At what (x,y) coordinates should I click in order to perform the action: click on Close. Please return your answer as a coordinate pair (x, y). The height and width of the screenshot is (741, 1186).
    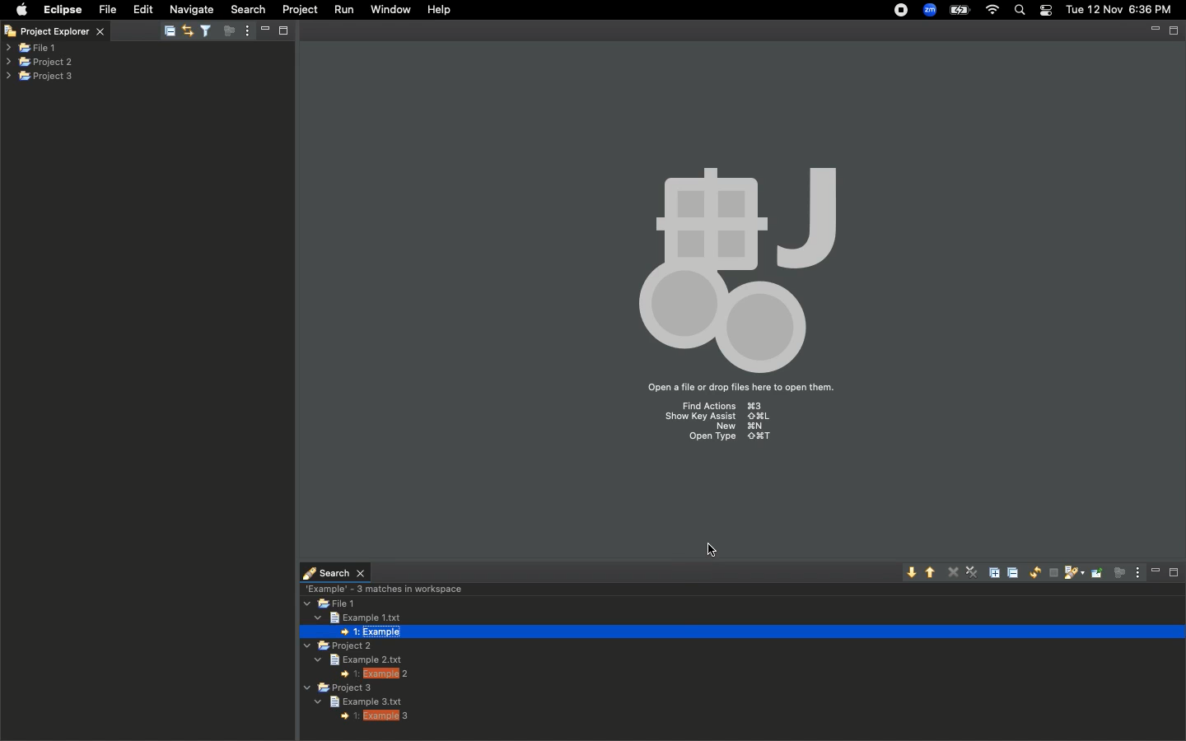
    Looking at the image, I should click on (10, 33).